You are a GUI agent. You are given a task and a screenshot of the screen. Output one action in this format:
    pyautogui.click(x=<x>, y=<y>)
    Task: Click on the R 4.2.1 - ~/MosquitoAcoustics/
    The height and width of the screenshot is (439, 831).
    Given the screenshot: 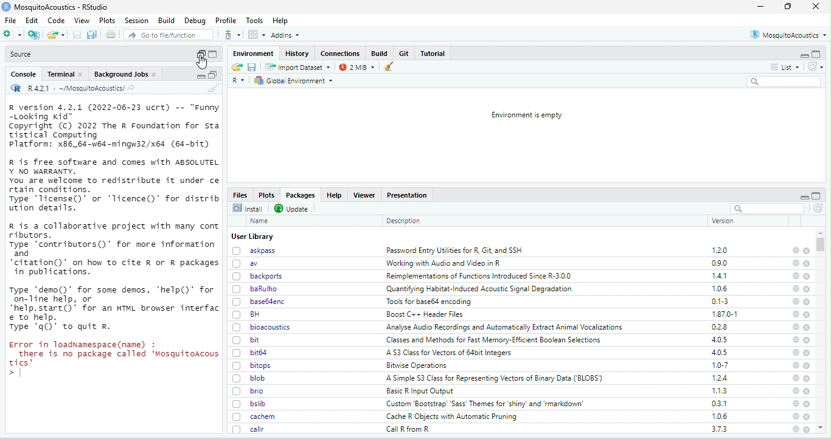 What is the action you would take?
    pyautogui.click(x=75, y=89)
    